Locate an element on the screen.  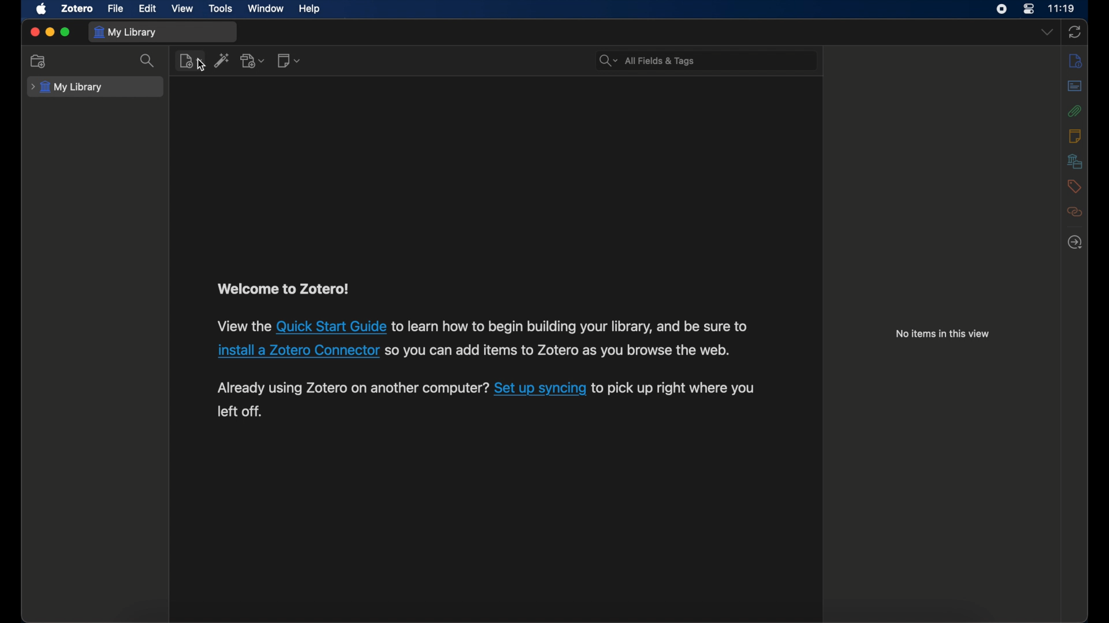
new item is located at coordinates (191, 61).